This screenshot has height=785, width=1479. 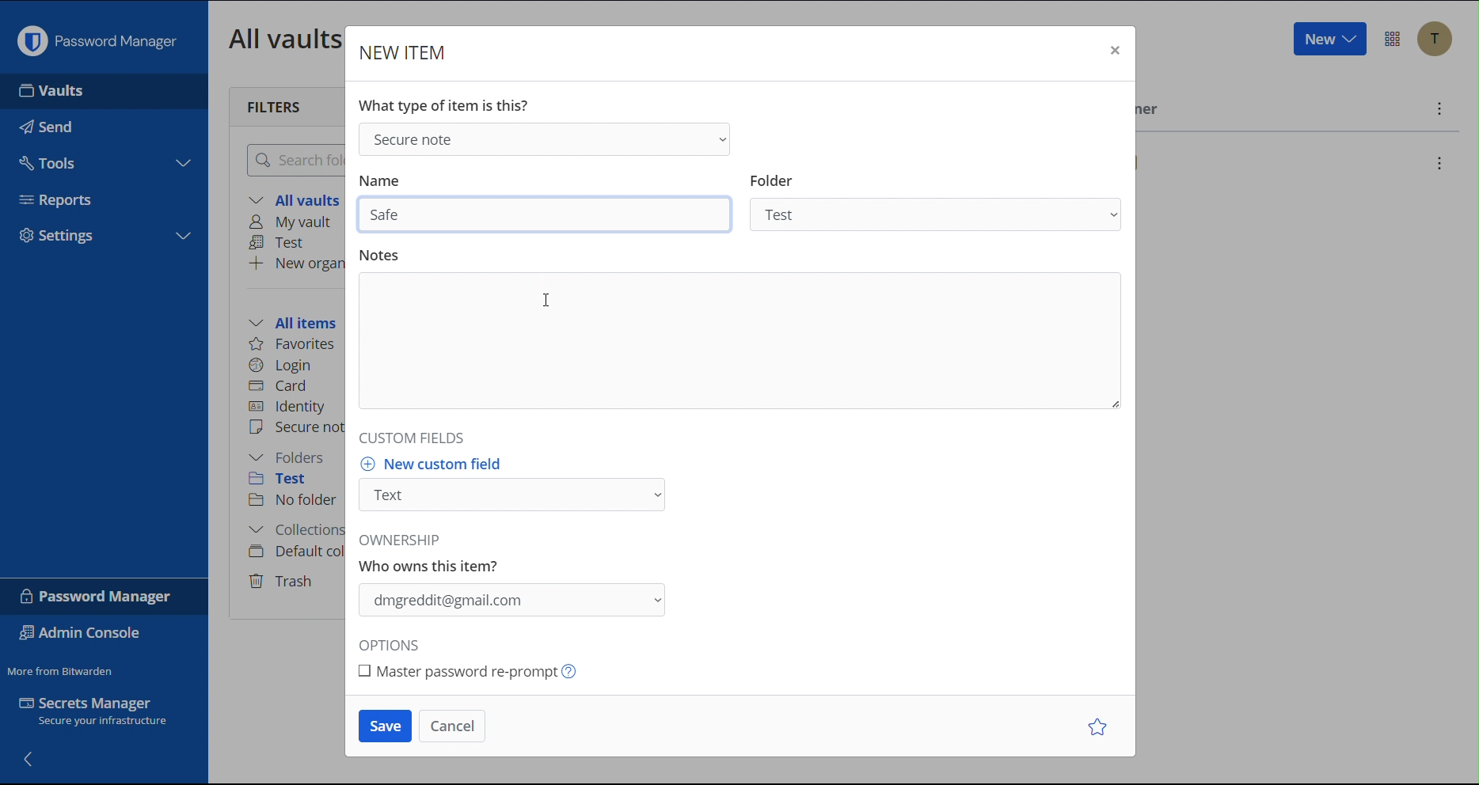 What do you see at coordinates (97, 37) in the screenshot?
I see `Password Manager` at bounding box center [97, 37].